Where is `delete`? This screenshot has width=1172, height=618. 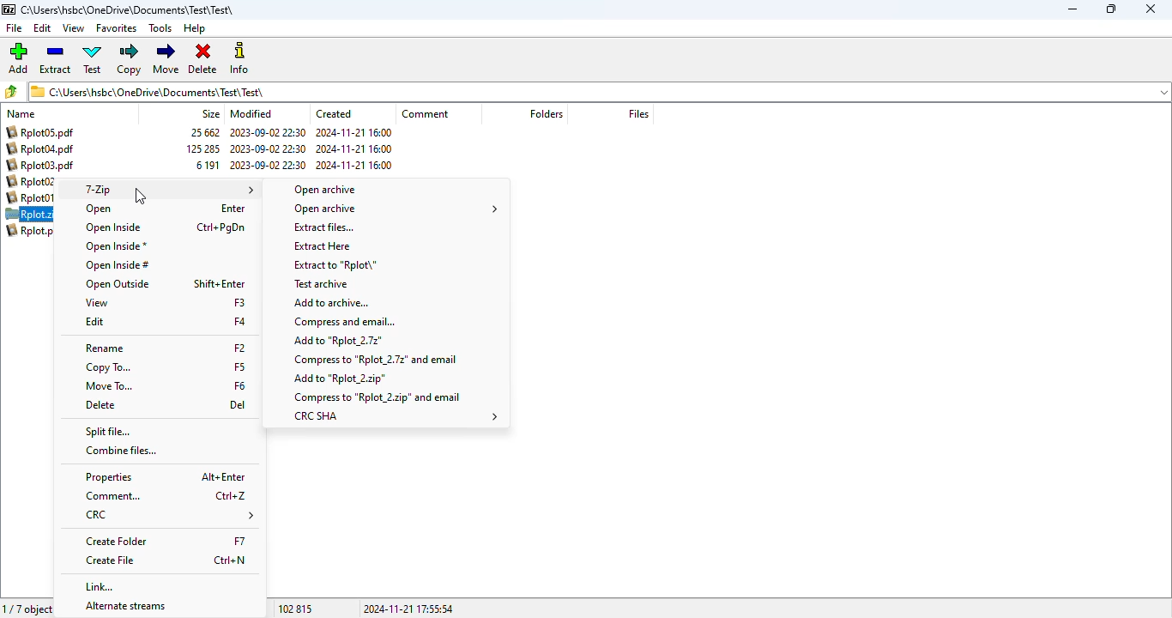 delete is located at coordinates (100, 404).